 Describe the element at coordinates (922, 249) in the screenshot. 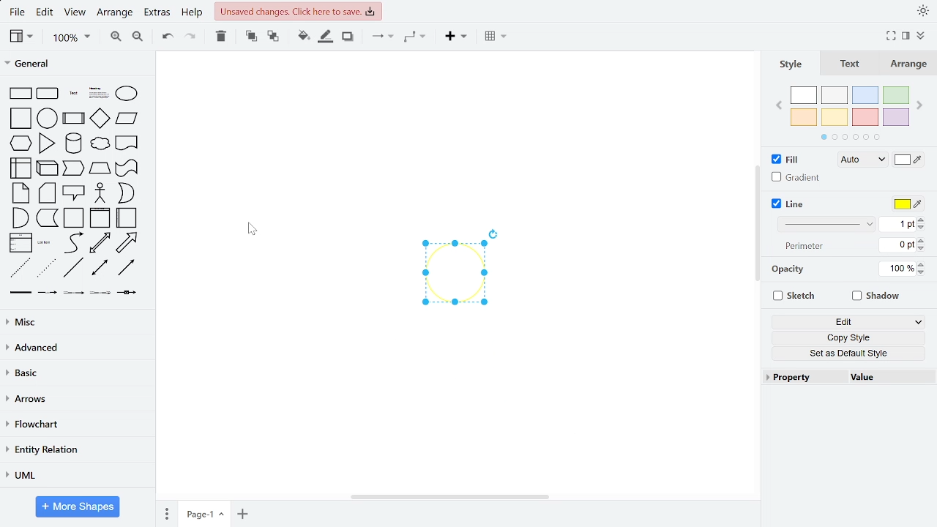

I see `decrease perimeter` at that location.